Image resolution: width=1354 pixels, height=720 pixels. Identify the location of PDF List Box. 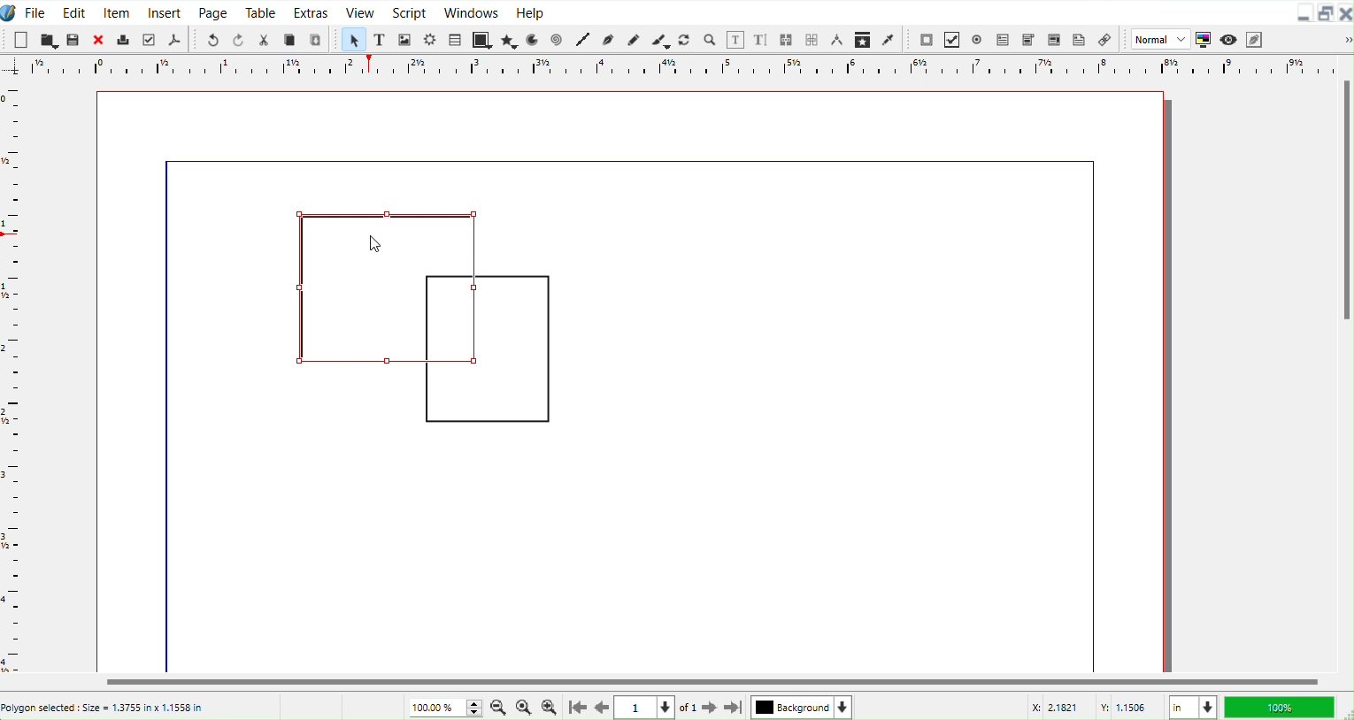
(1053, 38).